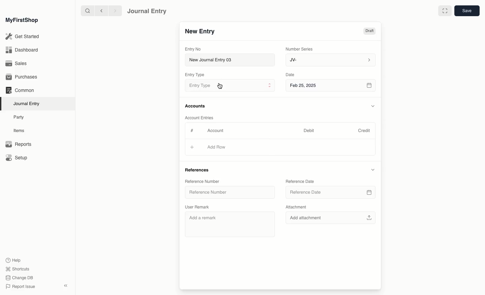 This screenshot has width=485, height=295. Describe the element at coordinates (299, 48) in the screenshot. I see `‘Number Series` at that location.